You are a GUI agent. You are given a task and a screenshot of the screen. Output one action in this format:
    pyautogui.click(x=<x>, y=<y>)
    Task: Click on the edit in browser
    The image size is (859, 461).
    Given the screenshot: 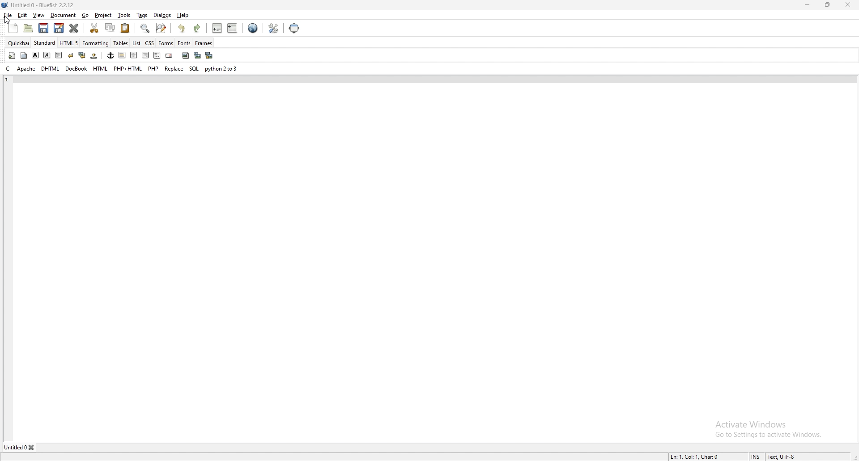 What is the action you would take?
    pyautogui.click(x=253, y=28)
    